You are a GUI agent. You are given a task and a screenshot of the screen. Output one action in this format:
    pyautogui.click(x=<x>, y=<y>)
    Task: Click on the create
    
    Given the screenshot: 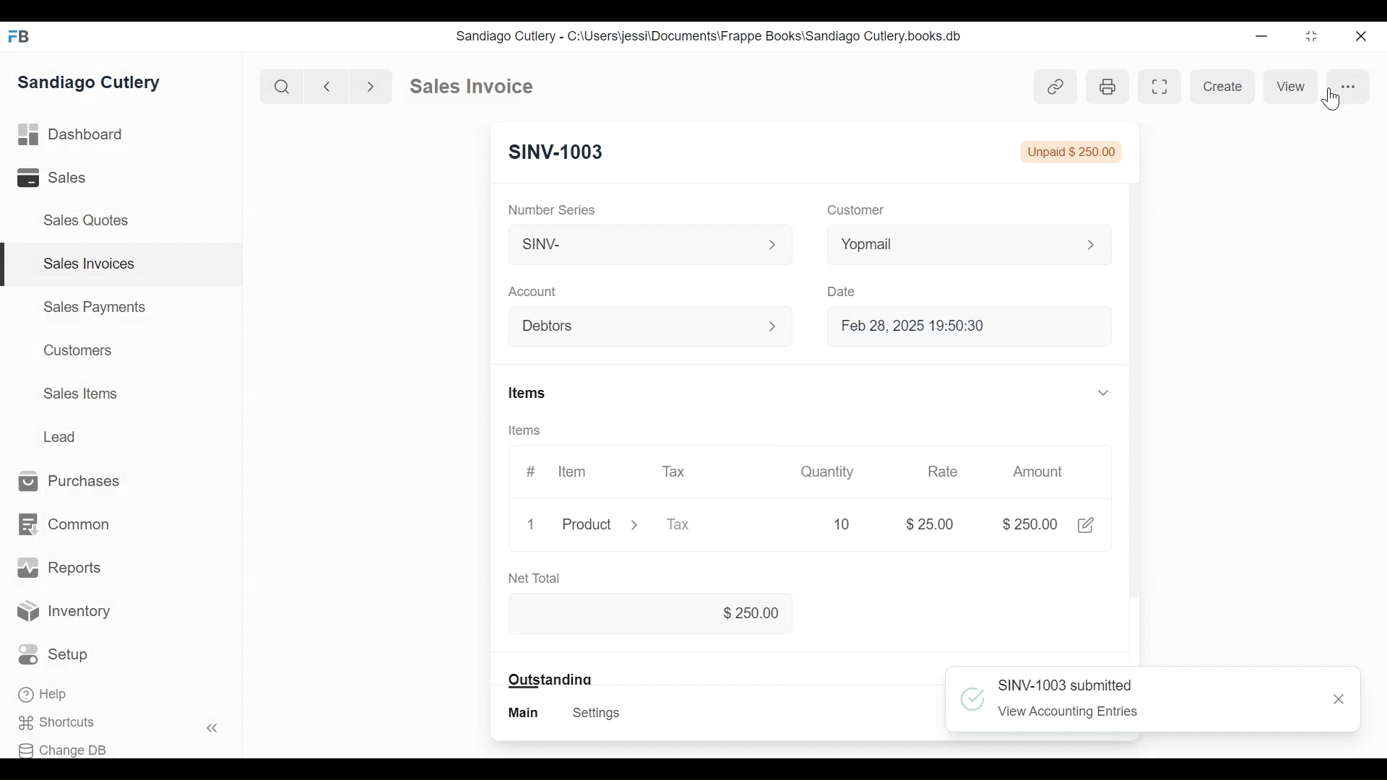 What is the action you would take?
    pyautogui.click(x=1220, y=87)
    